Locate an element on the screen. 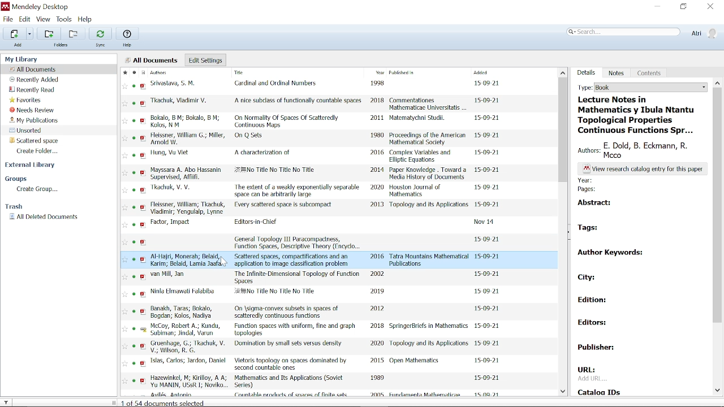 This screenshot has height=407, width=724. Commentationes
Mathematicae Universitatis is located at coordinates (428, 103).